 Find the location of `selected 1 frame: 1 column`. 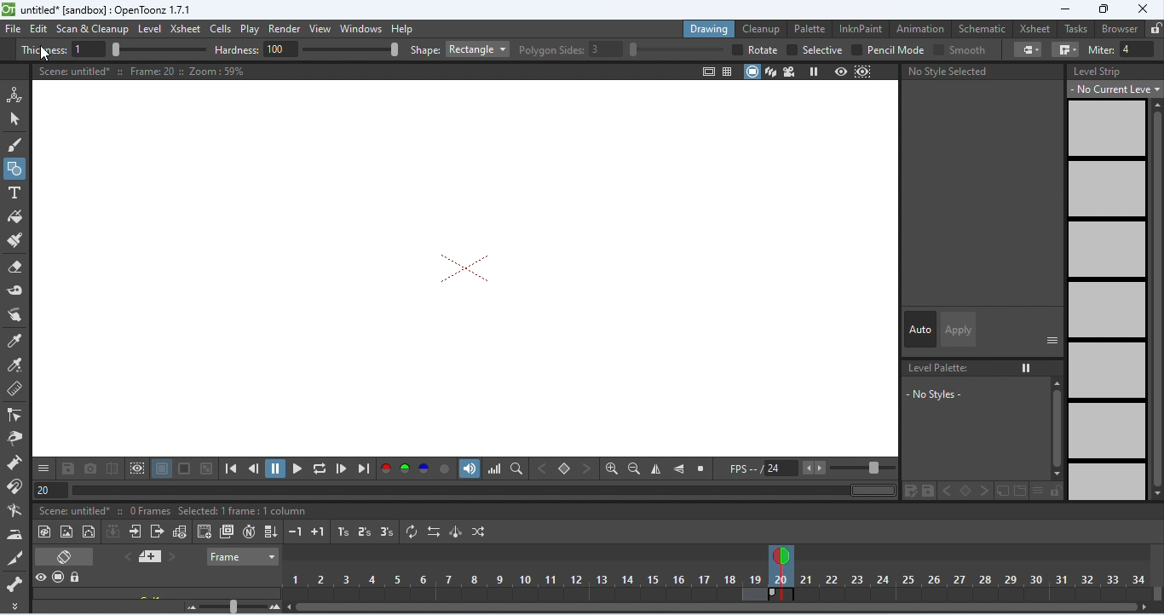

selected 1 frame: 1 column is located at coordinates (289, 510).